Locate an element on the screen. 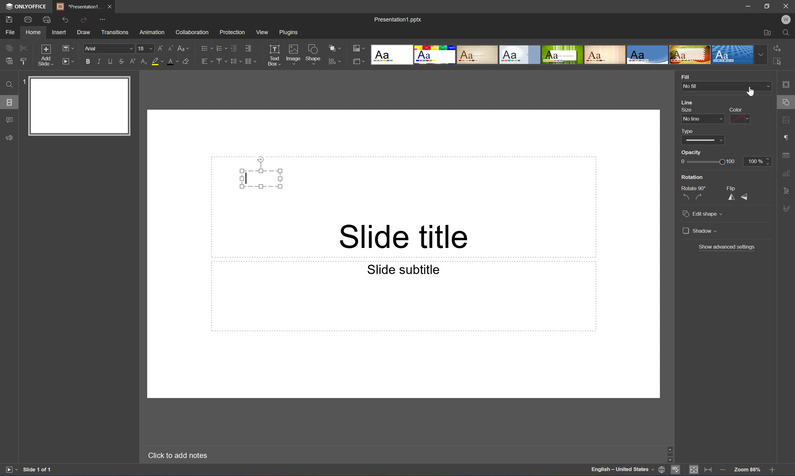  Color is located at coordinates (736, 109).